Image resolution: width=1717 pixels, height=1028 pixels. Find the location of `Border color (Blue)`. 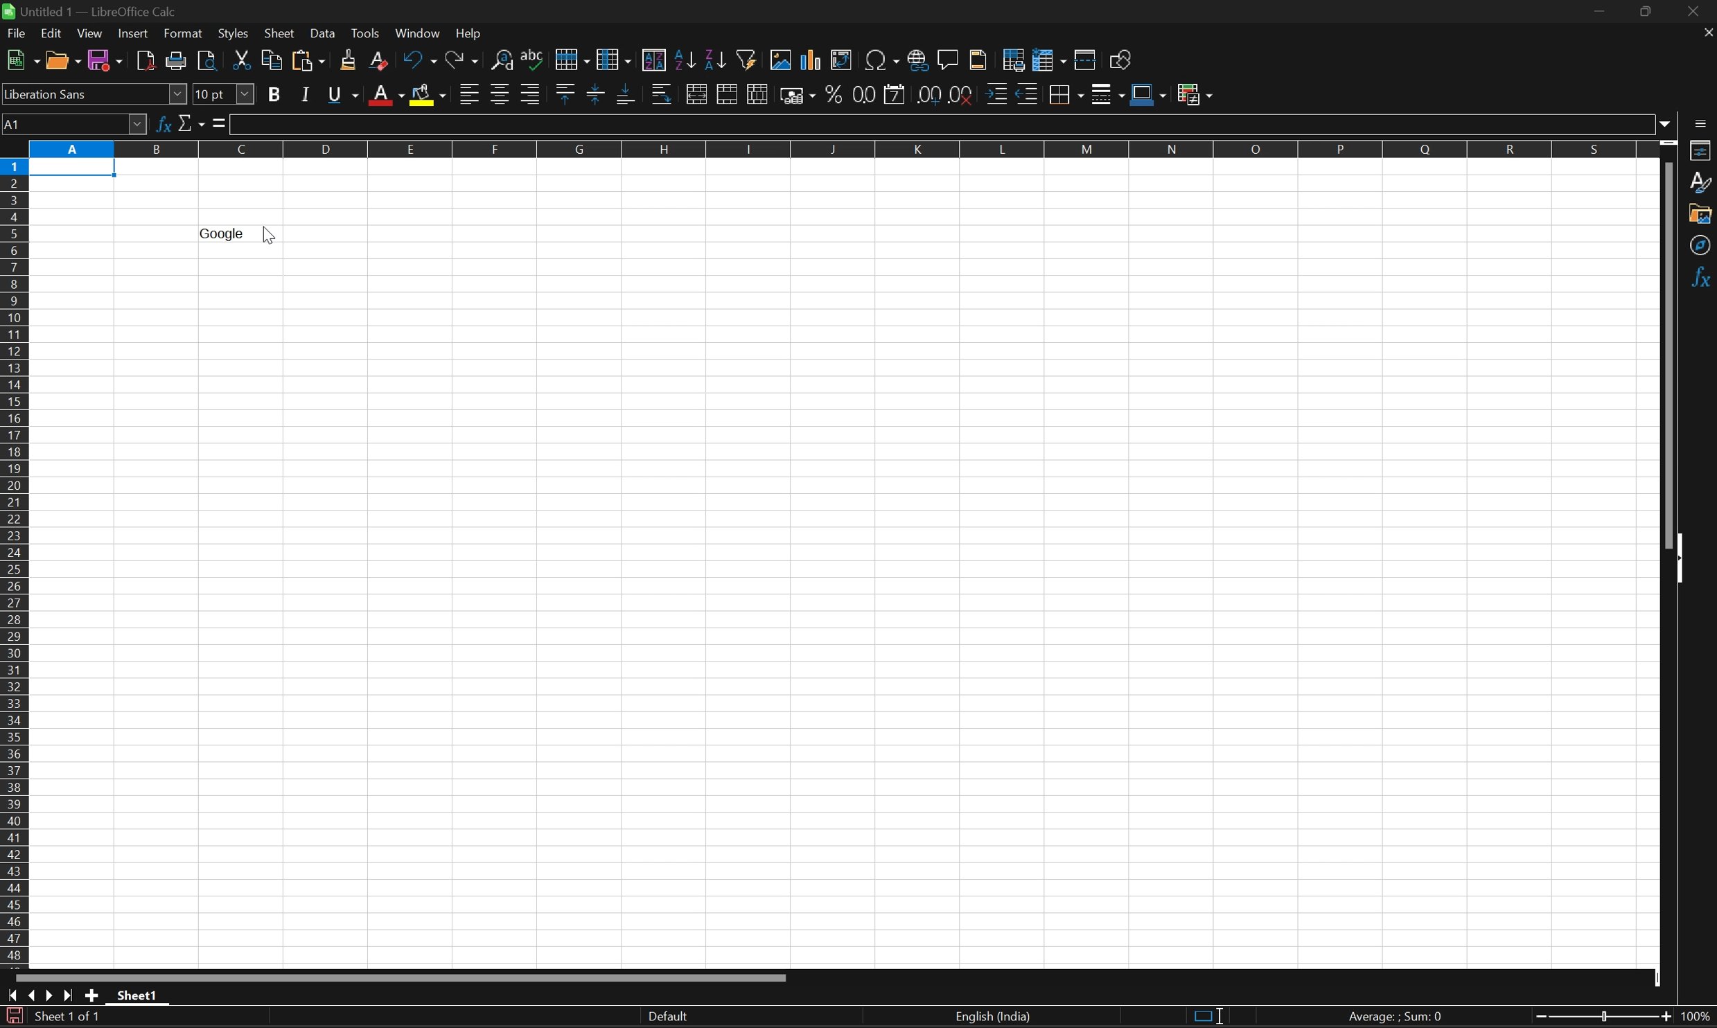

Border color (Blue) is located at coordinates (1151, 94).